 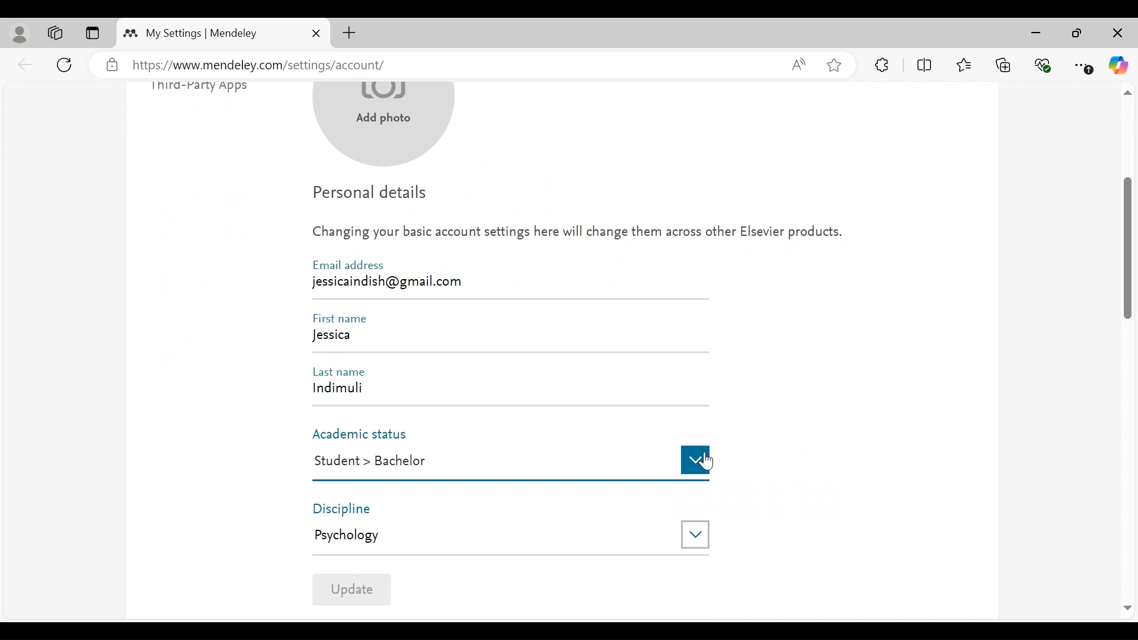 I want to click on Close, so click(x=316, y=33).